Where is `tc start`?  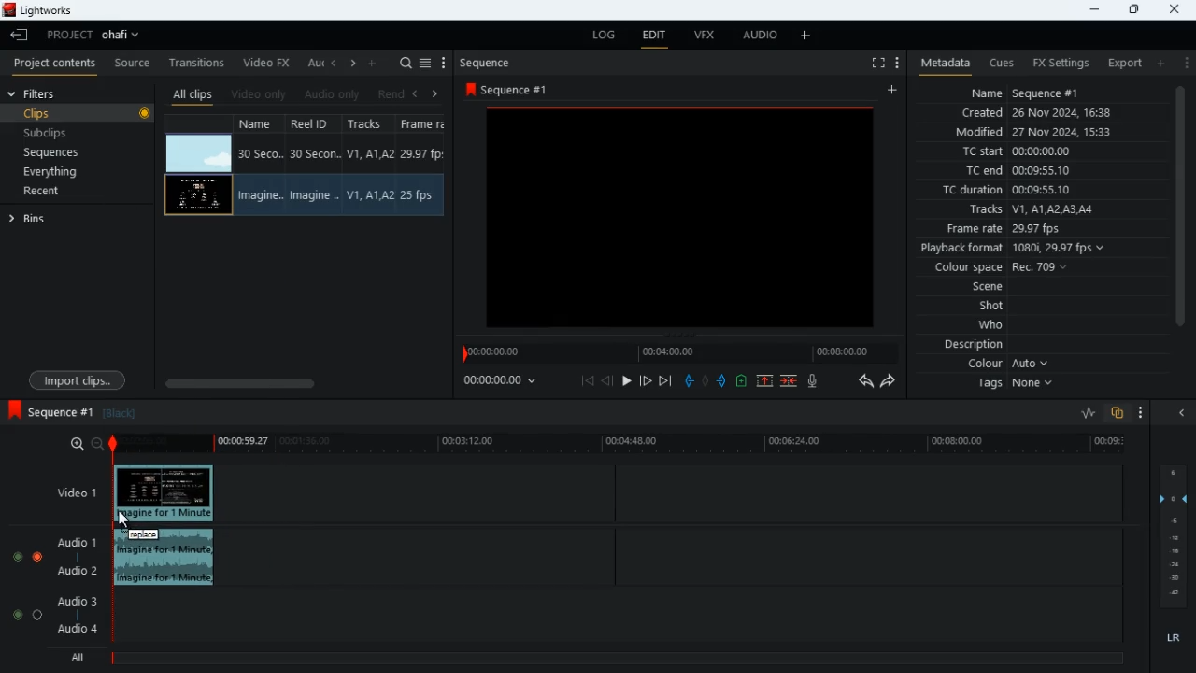 tc start is located at coordinates (1045, 152).